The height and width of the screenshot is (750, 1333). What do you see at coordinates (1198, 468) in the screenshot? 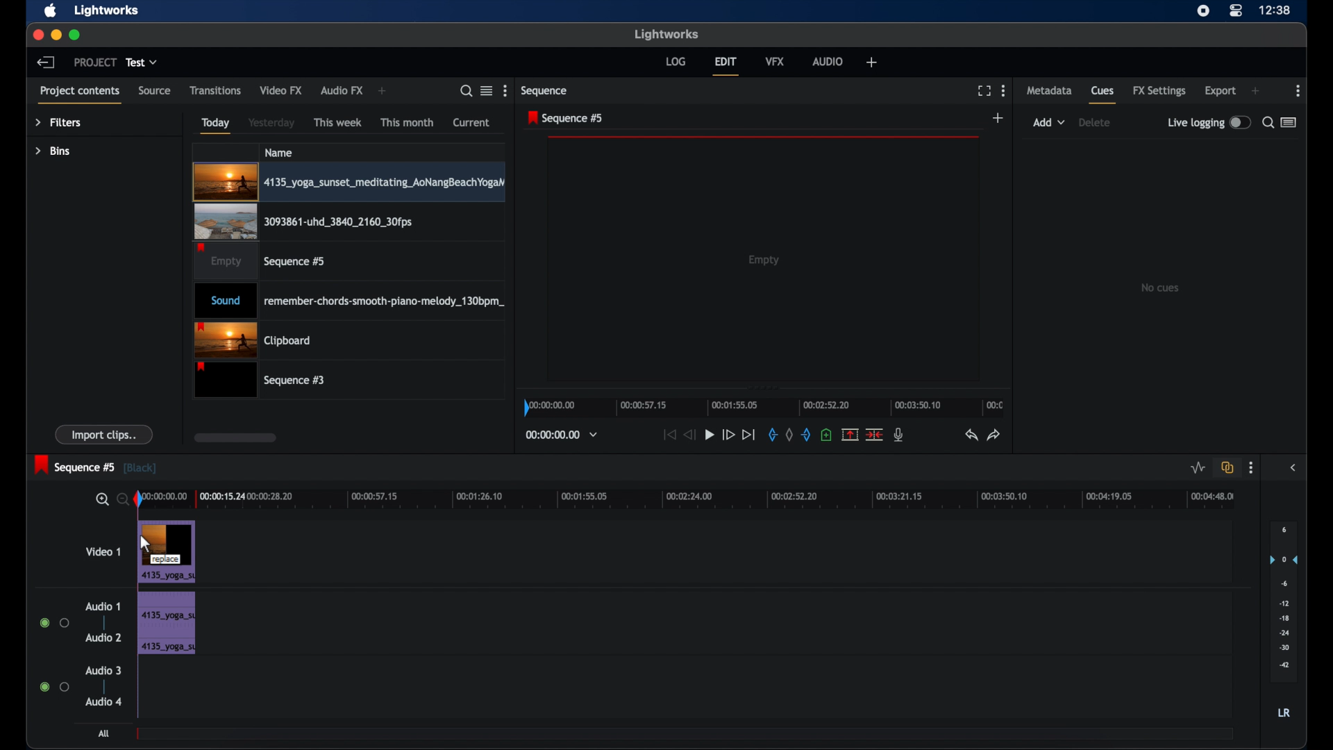
I see `toggle audio level editing` at bounding box center [1198, 468].